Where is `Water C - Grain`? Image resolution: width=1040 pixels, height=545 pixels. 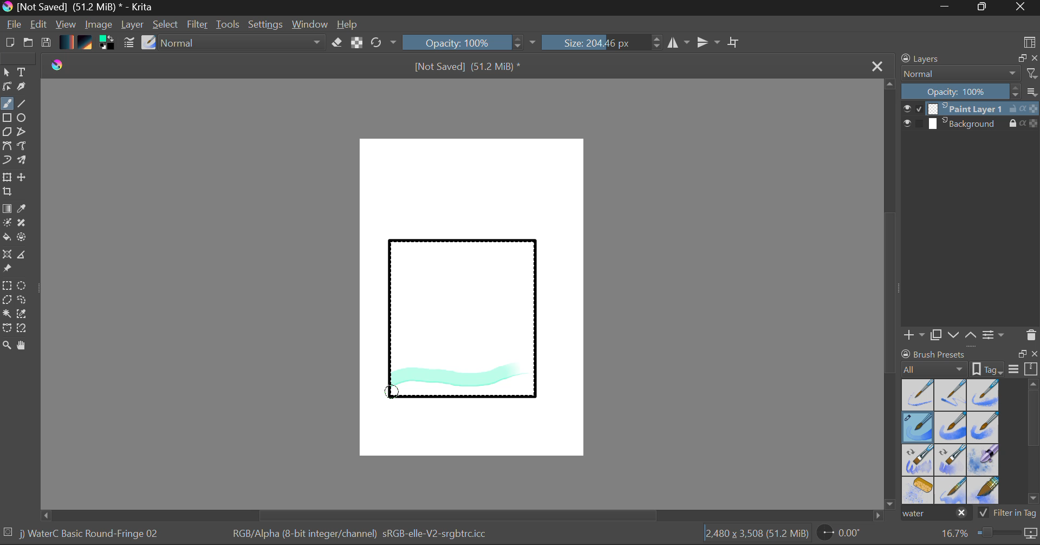 Water C - Grain is located at coordinates (951, 428).